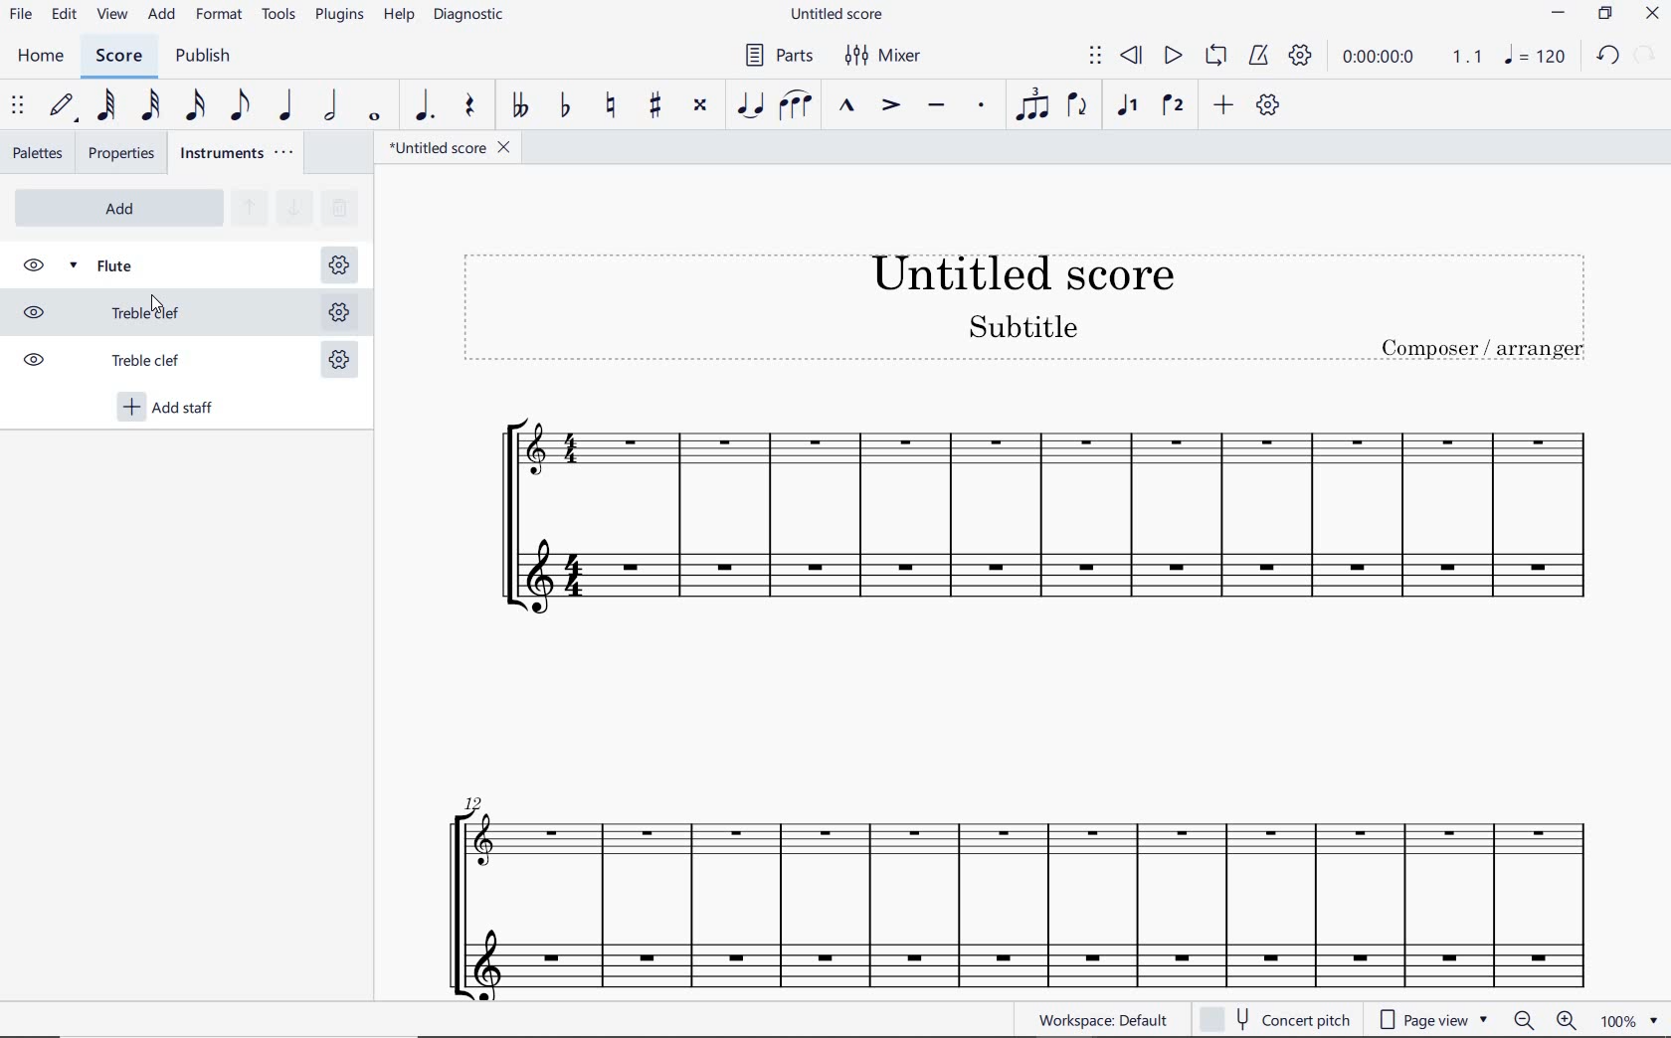  Describe the element at coordinates (119, 56) in the screenshot. I see `score` at that location.